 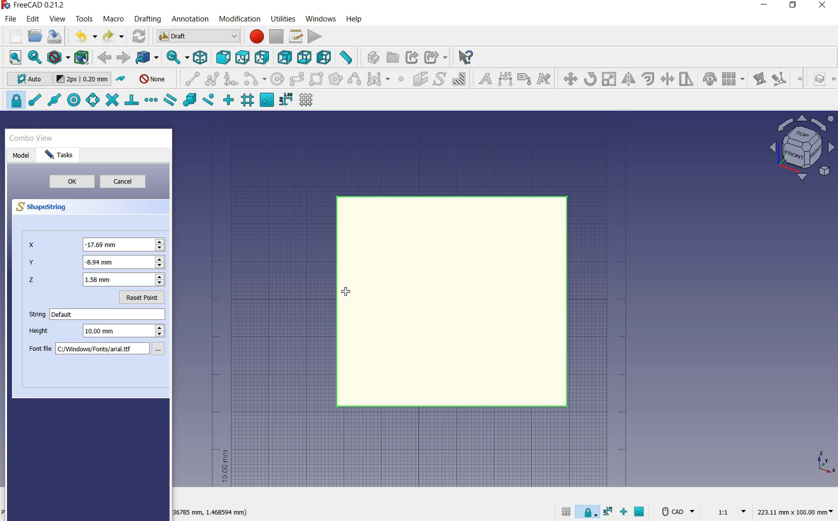 I want to click on shape from text, so click(x=439, y=78).